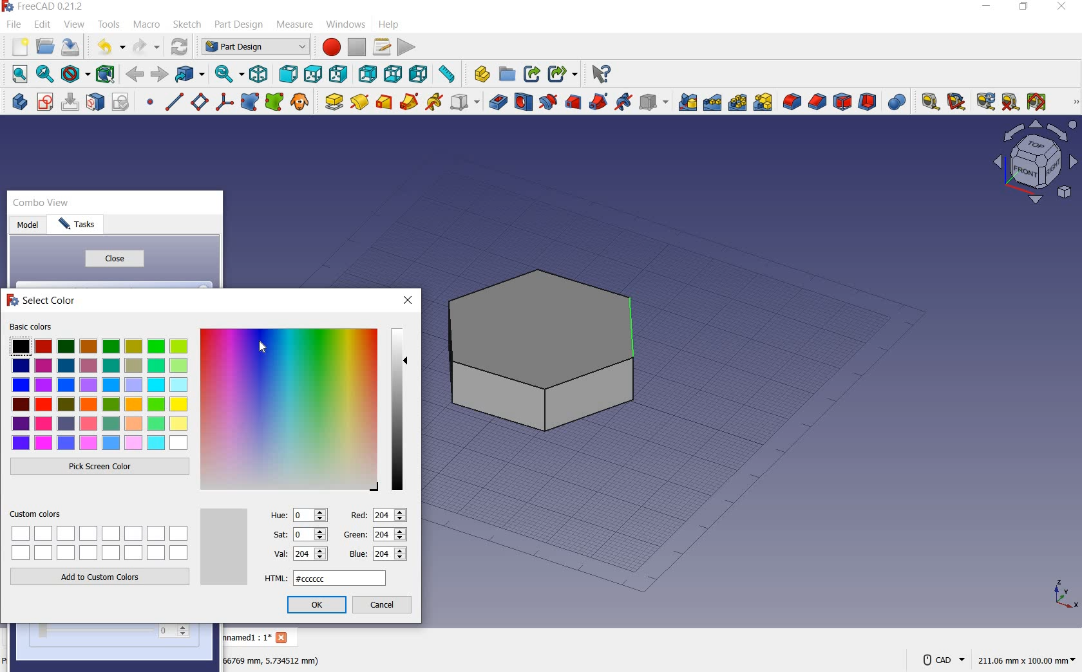 Image resolution: width=1082 pixels, height=672 pixels. Describe the element at coordinates (228, 73) in the screenshot. I see `sync view` at that location.